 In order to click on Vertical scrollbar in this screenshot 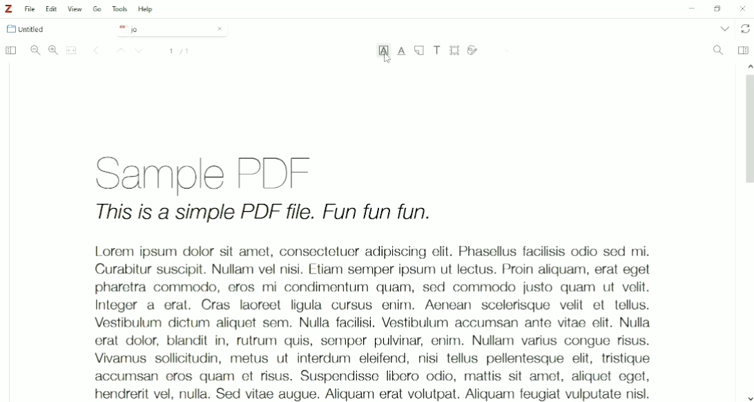, I will do `click(747, 133)`.